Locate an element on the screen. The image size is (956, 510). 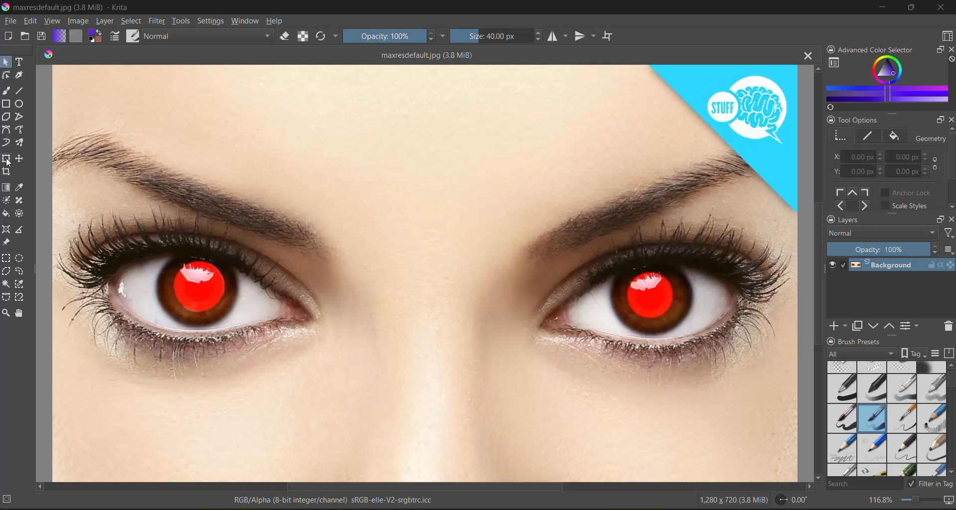
tool is located at coordinates (20, 229).